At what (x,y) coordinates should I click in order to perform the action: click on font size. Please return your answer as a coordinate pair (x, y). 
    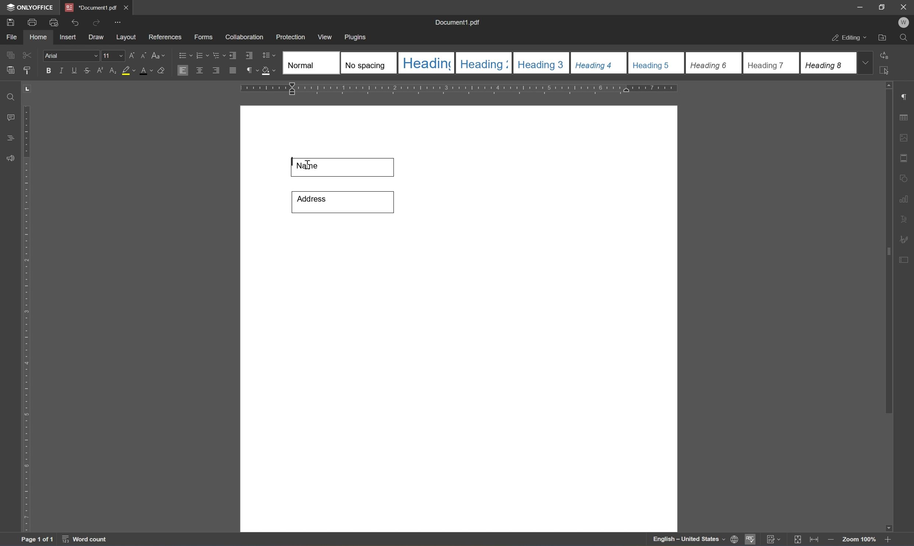
    Looking at the image, I should click on (113, 55).